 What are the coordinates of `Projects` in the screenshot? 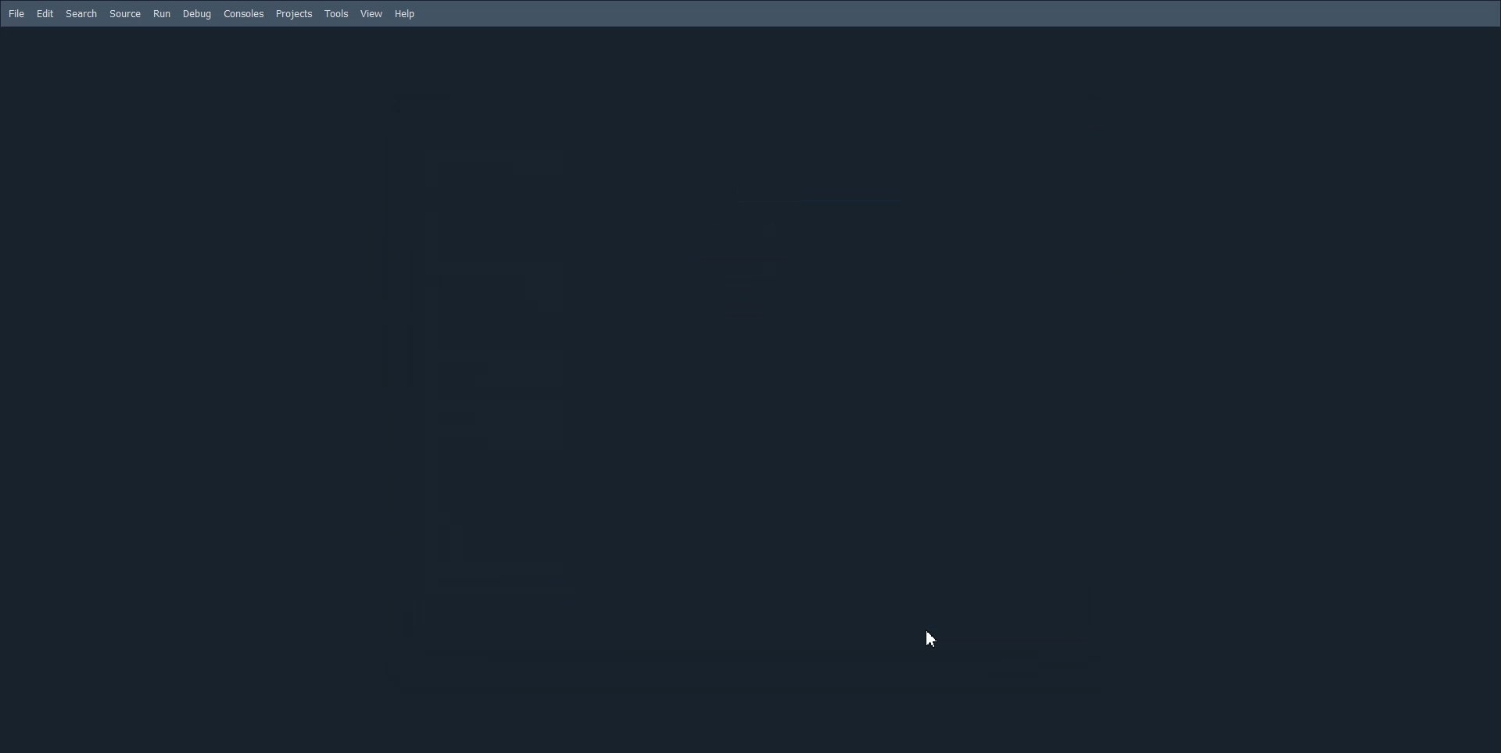 It's located at (294, 13).